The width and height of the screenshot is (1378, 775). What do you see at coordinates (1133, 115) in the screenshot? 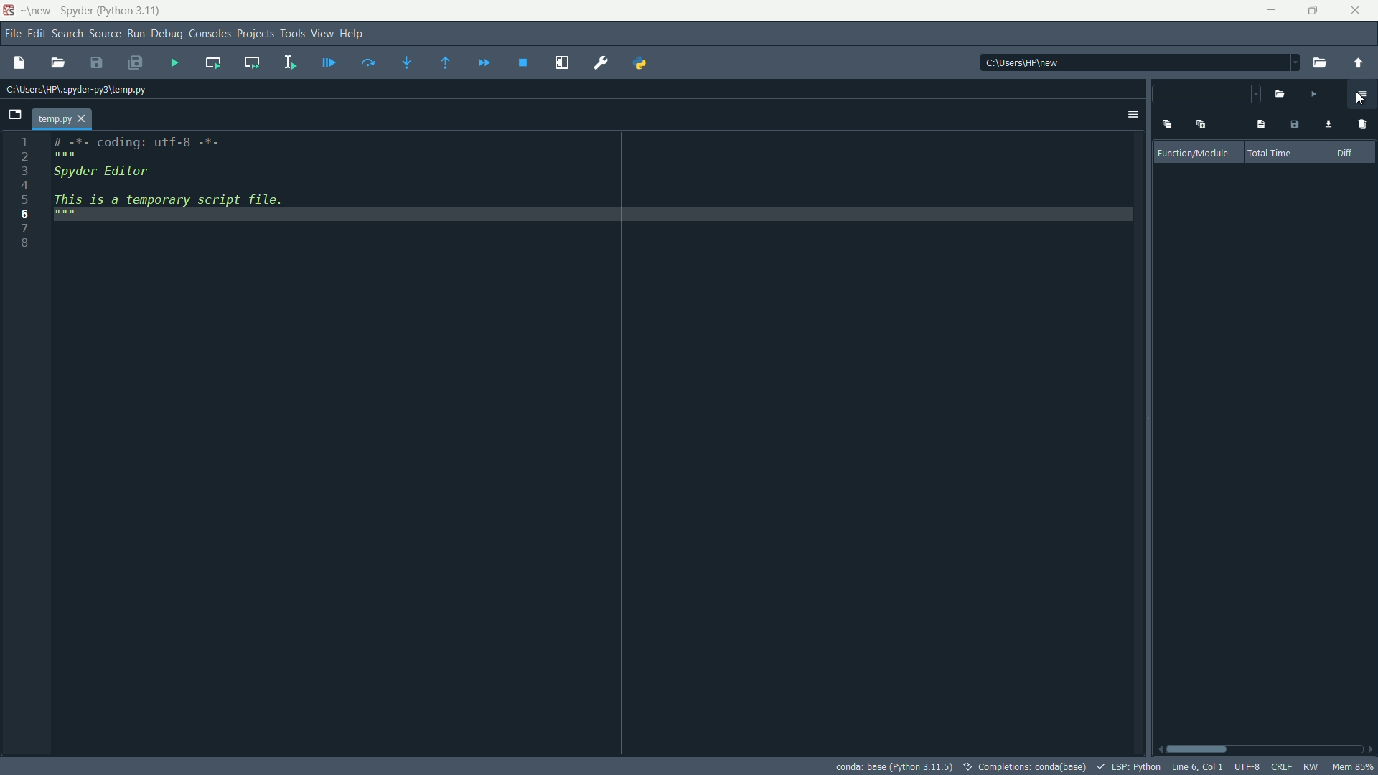
I see `options` at bounding box center [1133, 115].